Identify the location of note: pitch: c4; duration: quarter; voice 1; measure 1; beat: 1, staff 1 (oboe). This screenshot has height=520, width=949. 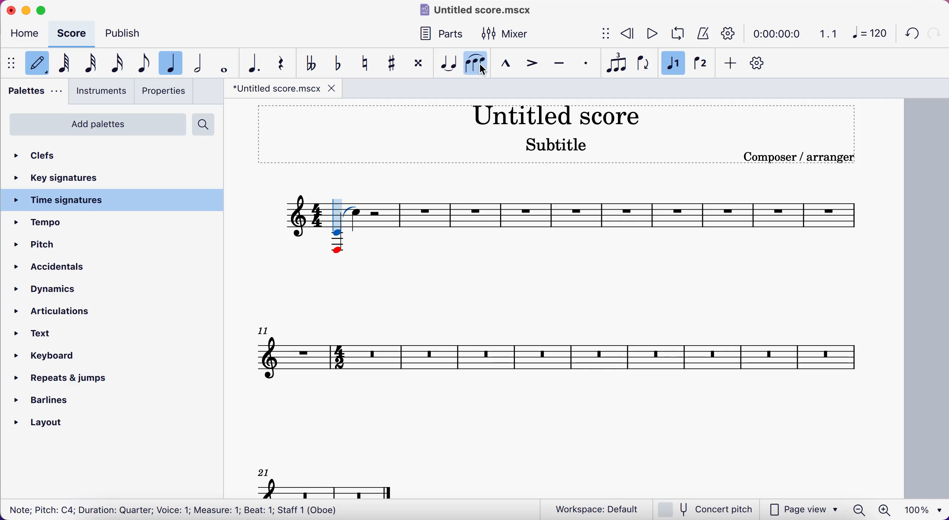
(172, 511).